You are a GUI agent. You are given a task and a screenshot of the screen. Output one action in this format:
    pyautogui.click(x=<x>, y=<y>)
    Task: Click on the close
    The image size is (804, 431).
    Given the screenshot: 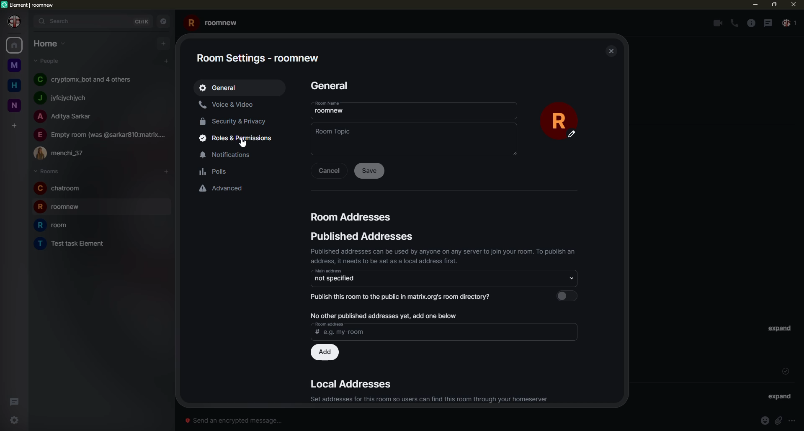 What is the action you would take?
    pyautogui.click(x=792, y=4)
    